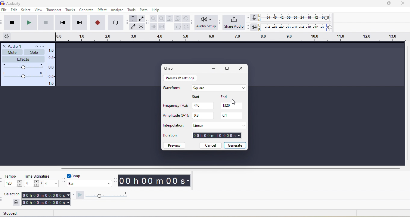  I want to click on 120, so click(14, 184).